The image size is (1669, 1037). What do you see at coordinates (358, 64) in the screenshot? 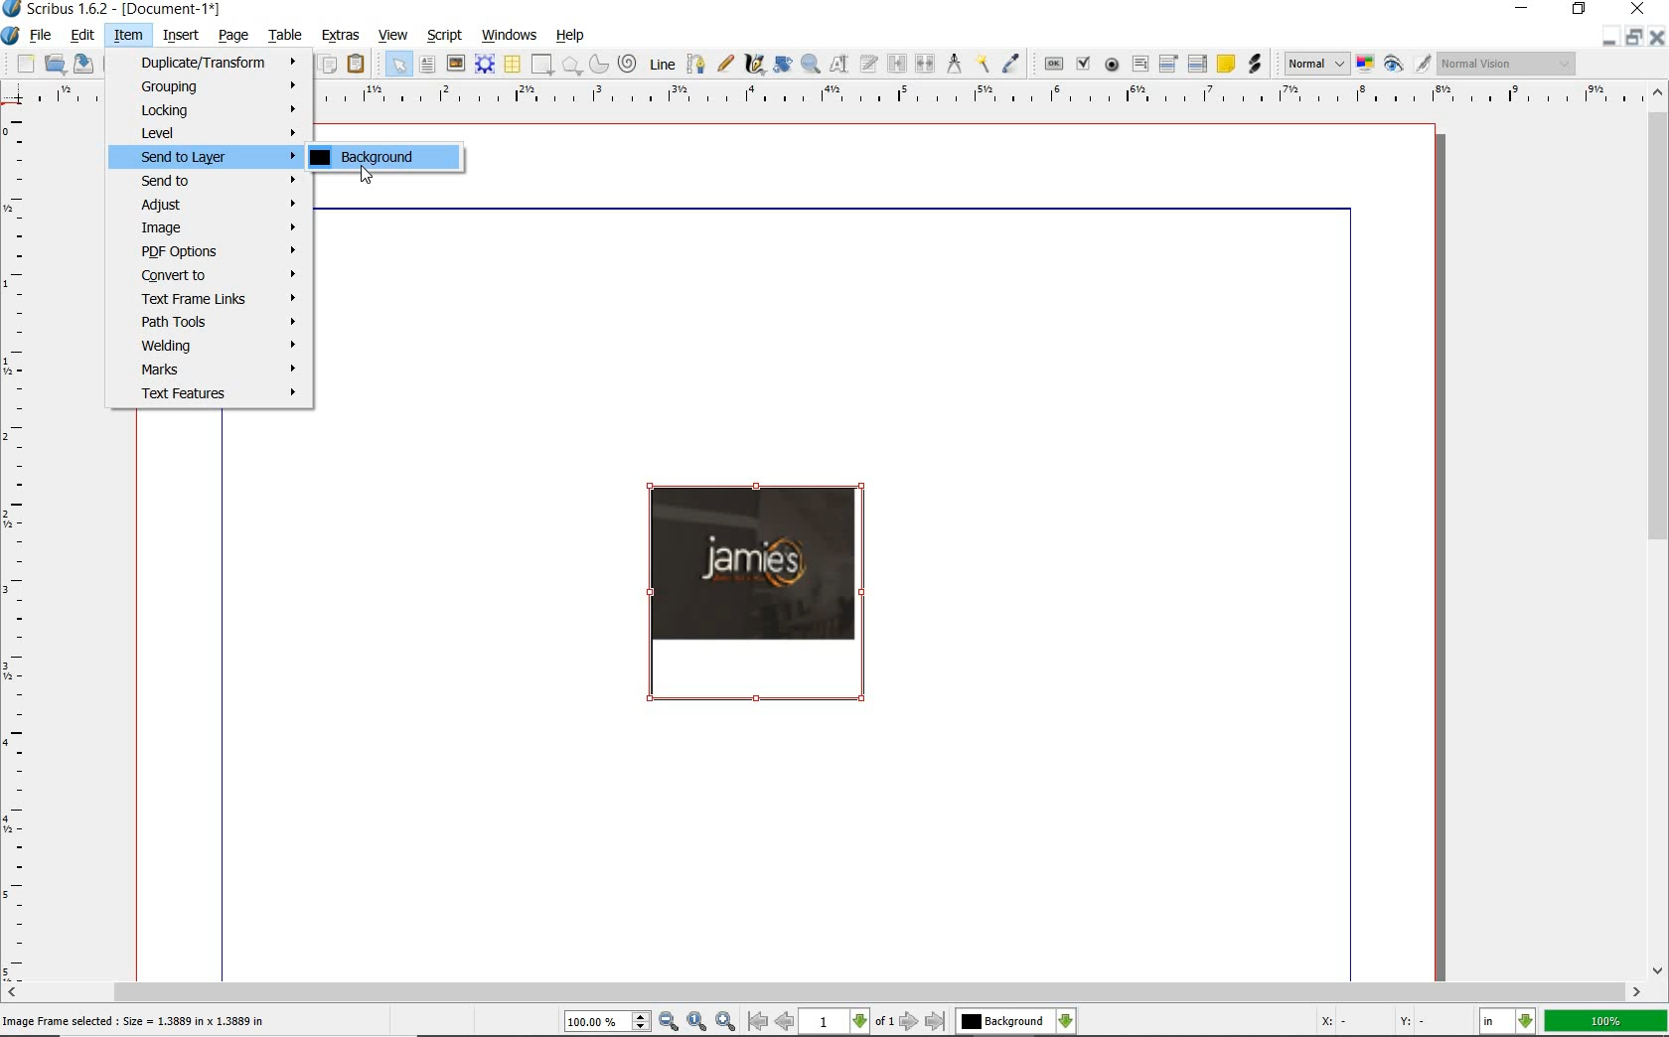
I see `paste` at bounding box center [358, 64].